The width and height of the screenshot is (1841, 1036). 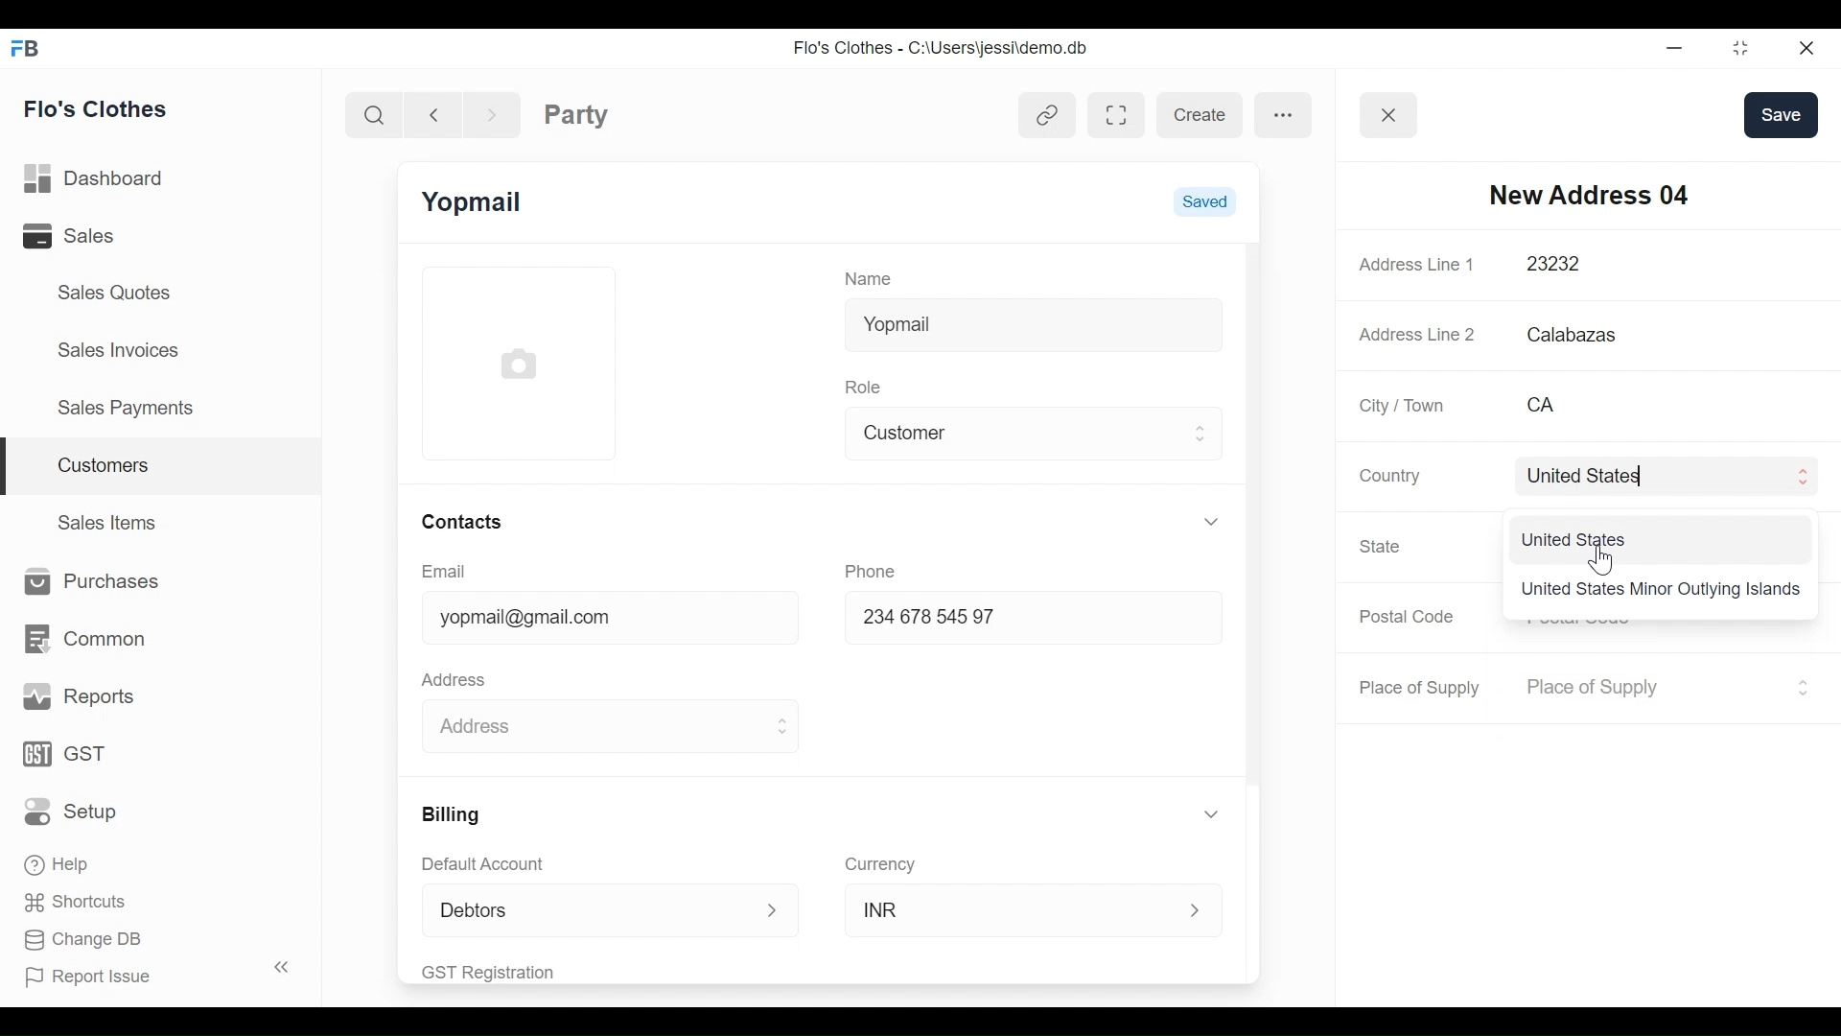 What do you see at coordinates (774, 911) in the screenshot?
I see `Expand` at bounding box center [774, 911].